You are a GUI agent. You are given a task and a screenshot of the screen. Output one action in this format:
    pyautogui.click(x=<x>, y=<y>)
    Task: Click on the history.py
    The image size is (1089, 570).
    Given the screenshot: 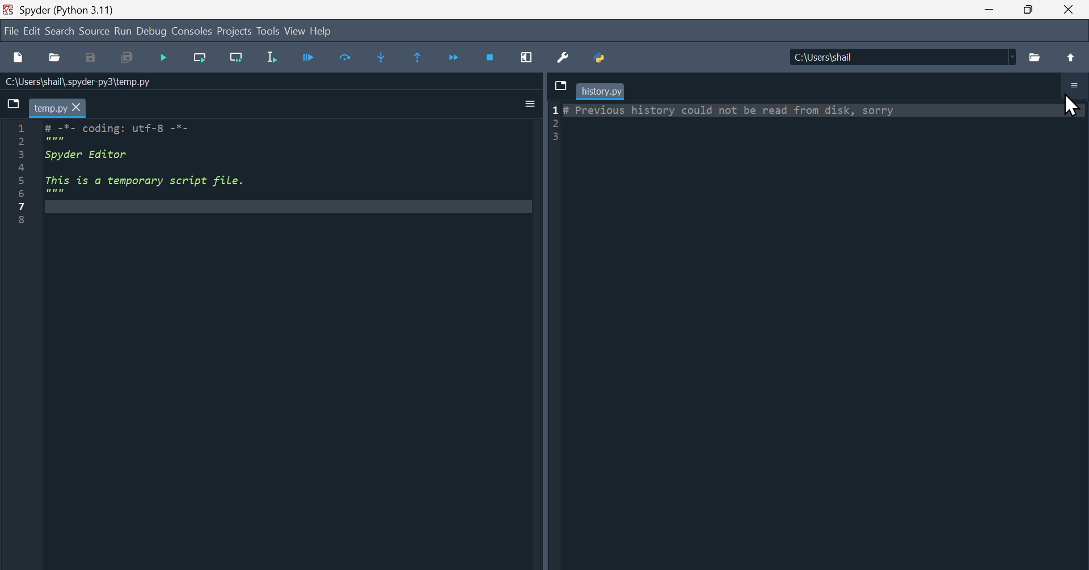 What is the action you would take?
    pyautogui.click(x=601, y=91)
    